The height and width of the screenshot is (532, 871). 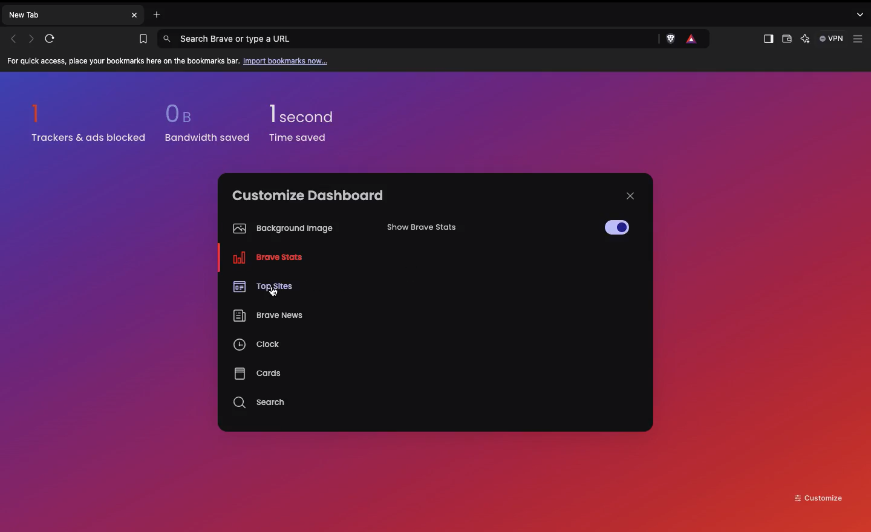 What do you see at coordinates (309, 118) in the screenshot?
I see `1 second time saved` at bounding box center [309, 118].